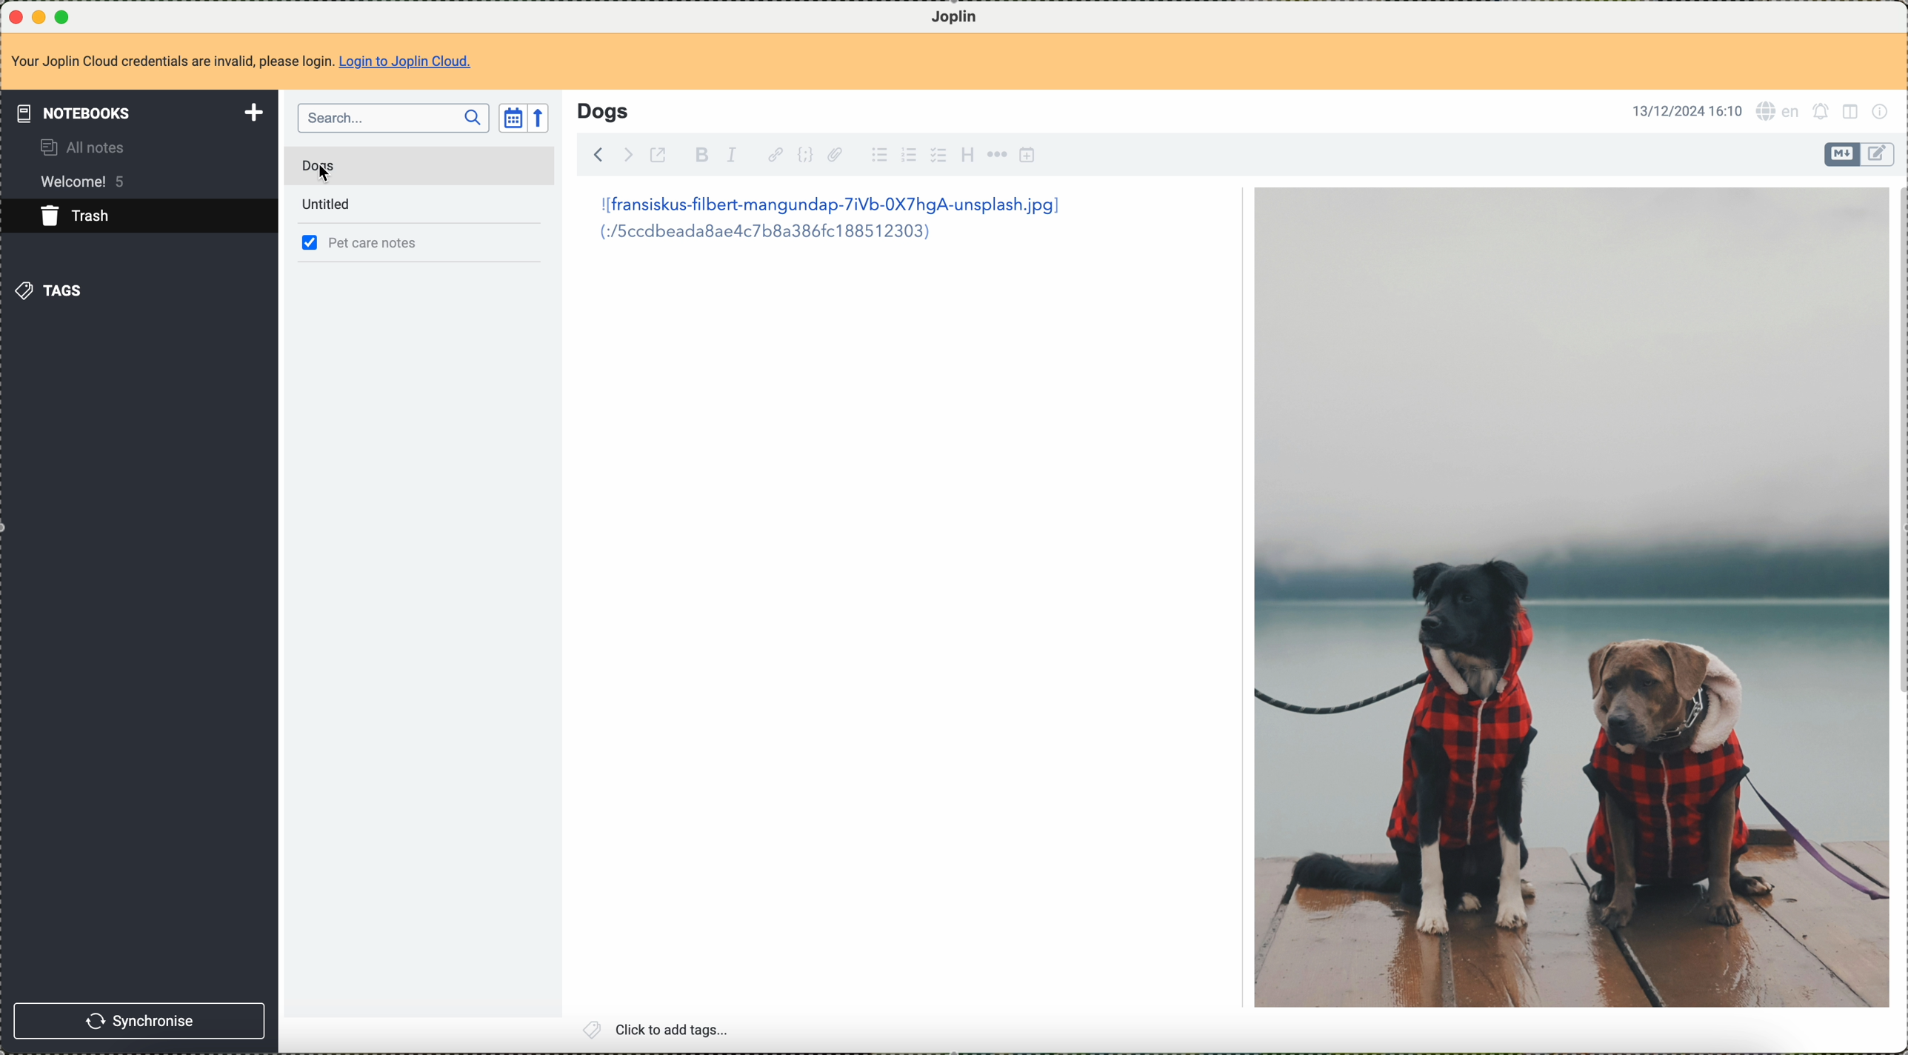 This screenshot has height=1055, width=1908. What do you see at coordinates (63, 14) in the screenshot?
I see `maximize` at bounding box center [63, 14].